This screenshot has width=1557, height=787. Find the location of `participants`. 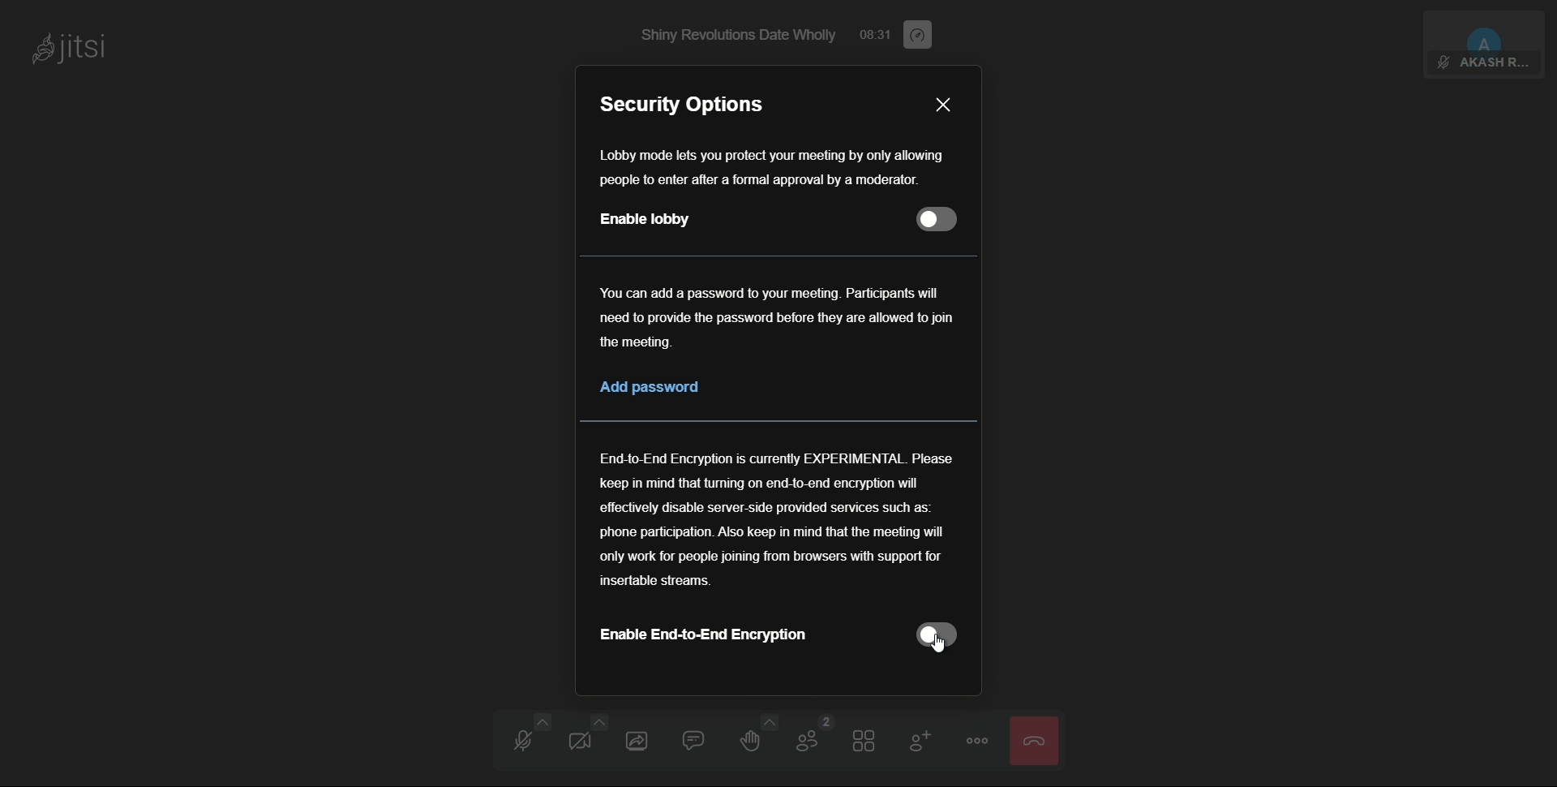

participants is located at coordinates (811, 738).